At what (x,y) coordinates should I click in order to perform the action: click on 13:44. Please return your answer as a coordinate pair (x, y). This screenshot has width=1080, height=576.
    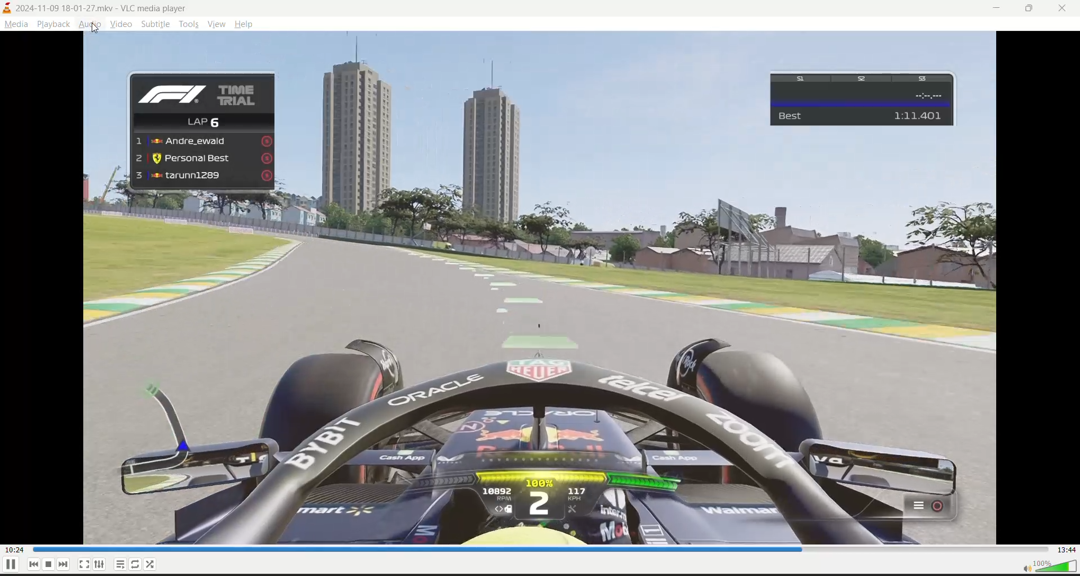
    Looking at the image, I should click on (1066, 550).